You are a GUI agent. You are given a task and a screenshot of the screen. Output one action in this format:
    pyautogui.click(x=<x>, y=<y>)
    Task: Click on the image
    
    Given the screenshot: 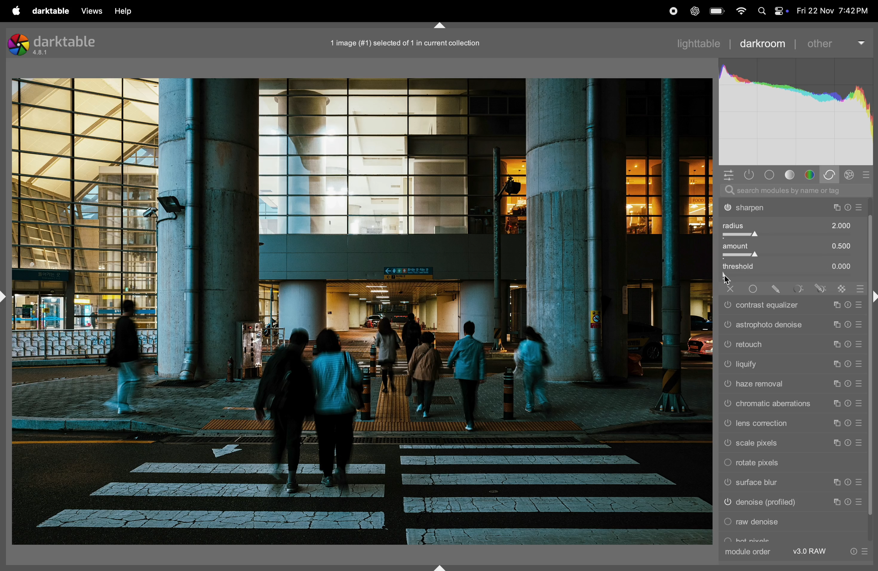 What is the action you would take?
    pyautogui.click(x=362, y=312)
    